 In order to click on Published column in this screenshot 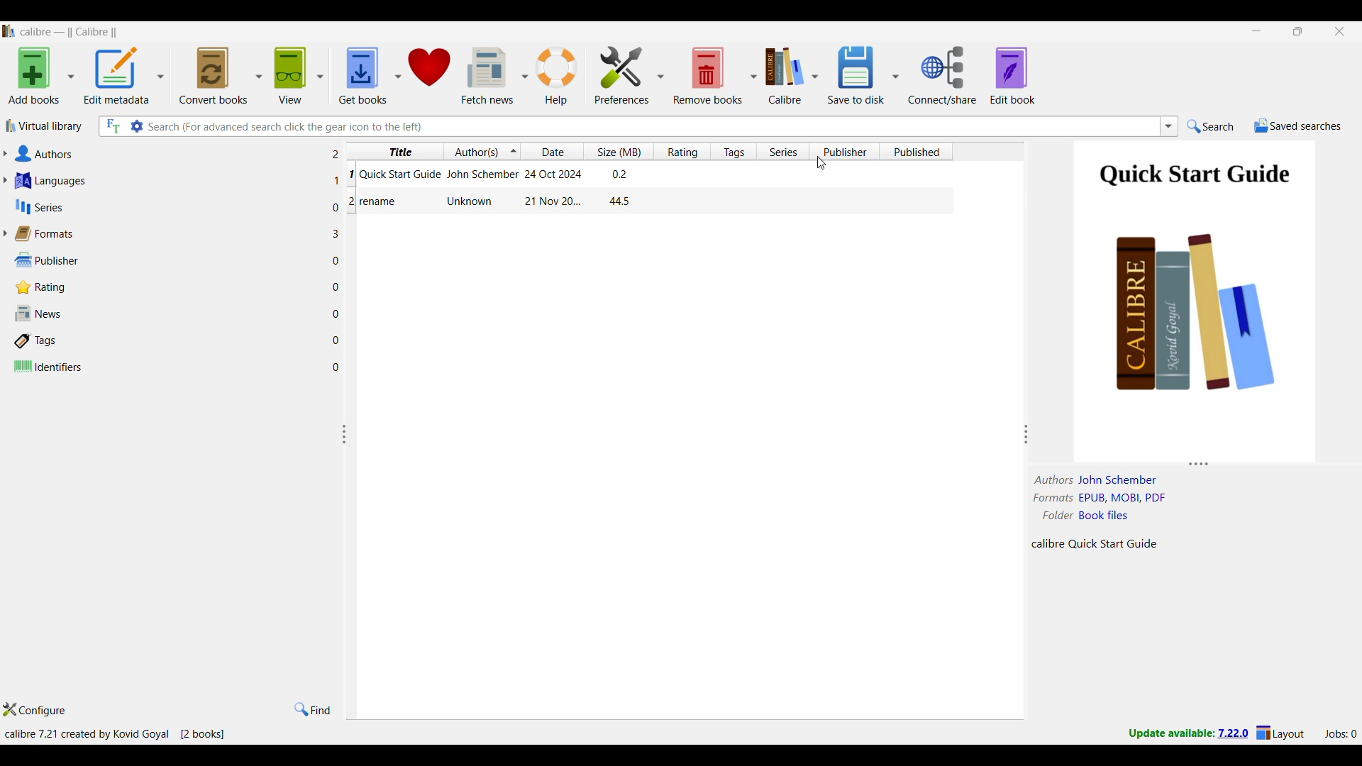, I will do `click(916, 151)`.